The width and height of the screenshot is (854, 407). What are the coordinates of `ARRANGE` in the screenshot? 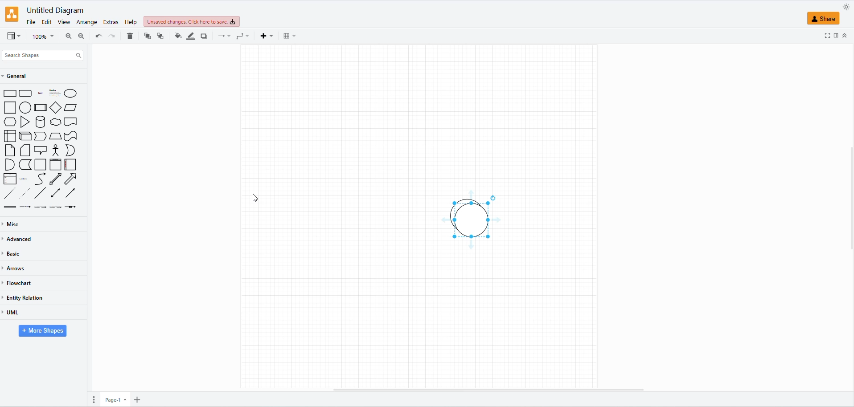 It's located at (86, 23).